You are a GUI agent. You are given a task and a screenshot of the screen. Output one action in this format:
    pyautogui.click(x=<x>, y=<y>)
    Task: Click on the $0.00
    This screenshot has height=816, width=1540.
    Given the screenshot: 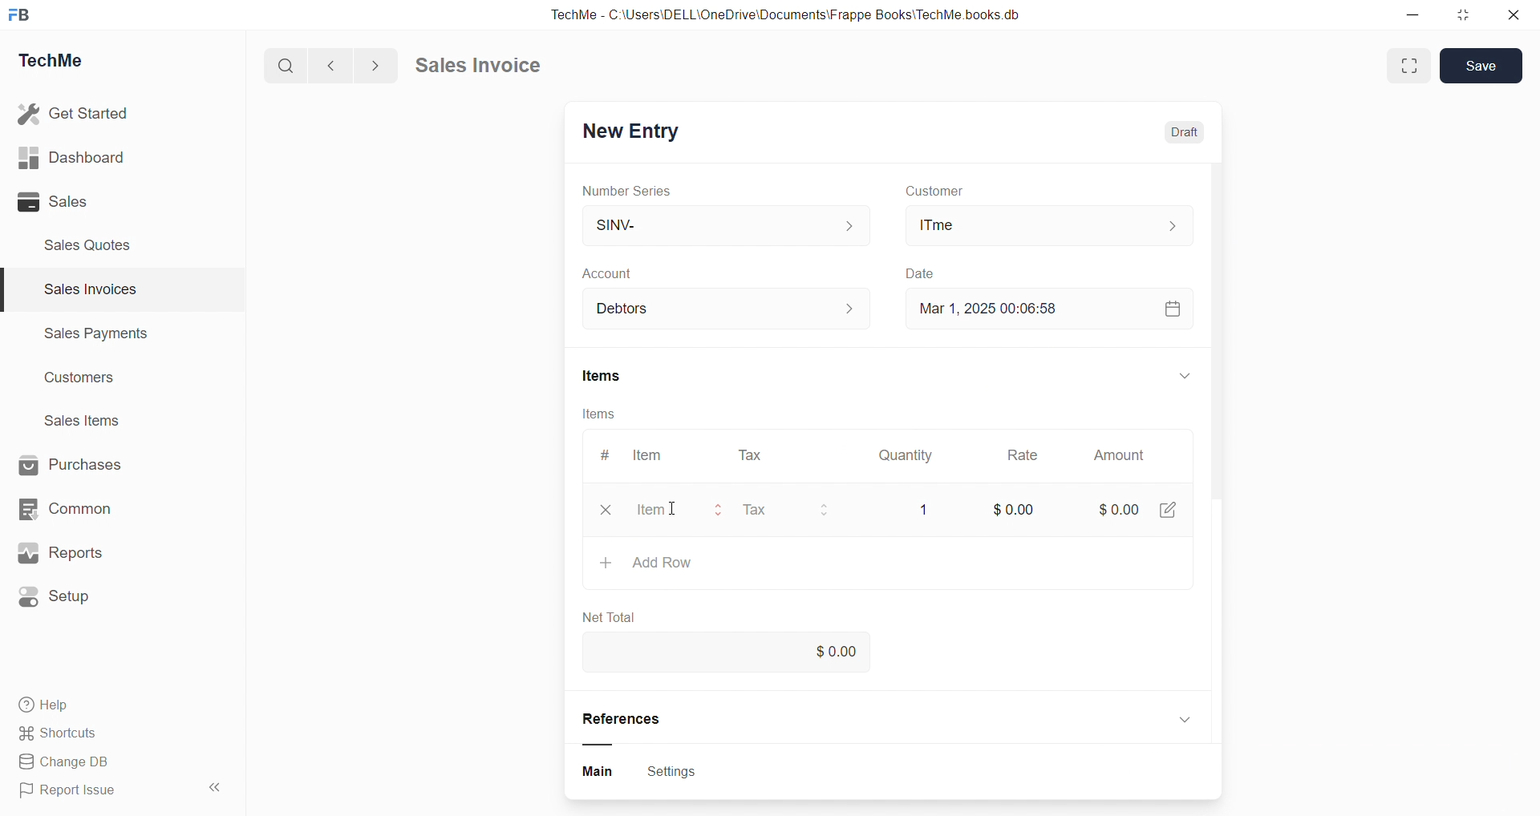 What is the action you would take?
    pyautogui.click(x=1011, y=509)
    